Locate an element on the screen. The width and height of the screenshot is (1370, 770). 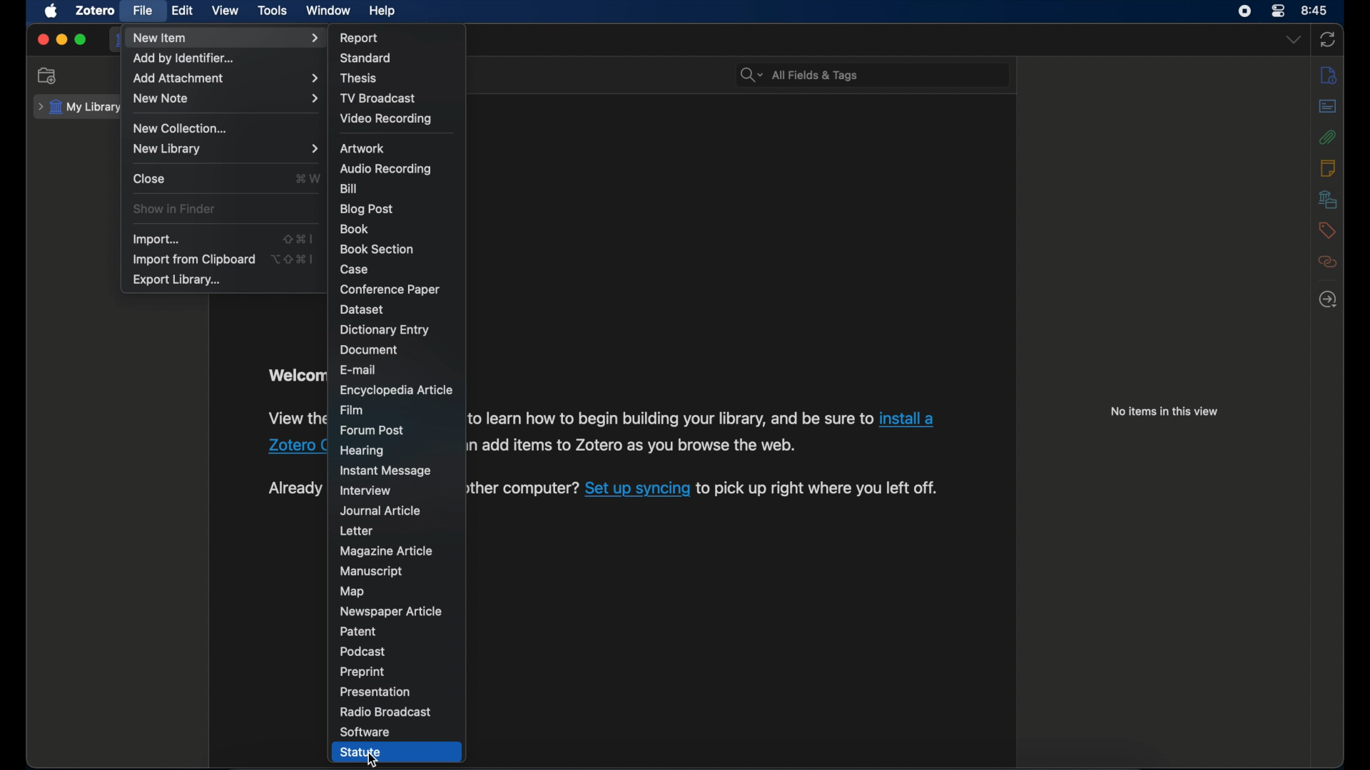
shortcut is located at coordinates (309, 179).